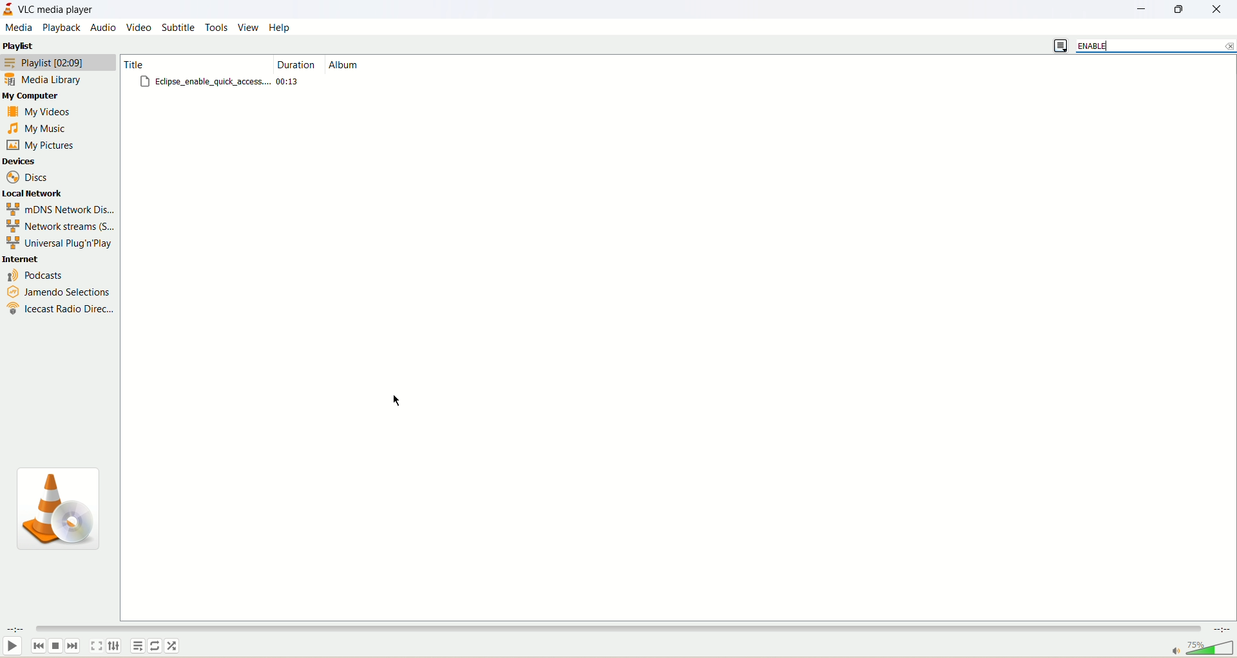 This screenshot has height=658, width=1237. I want to click on playlist, so click(138, 646).